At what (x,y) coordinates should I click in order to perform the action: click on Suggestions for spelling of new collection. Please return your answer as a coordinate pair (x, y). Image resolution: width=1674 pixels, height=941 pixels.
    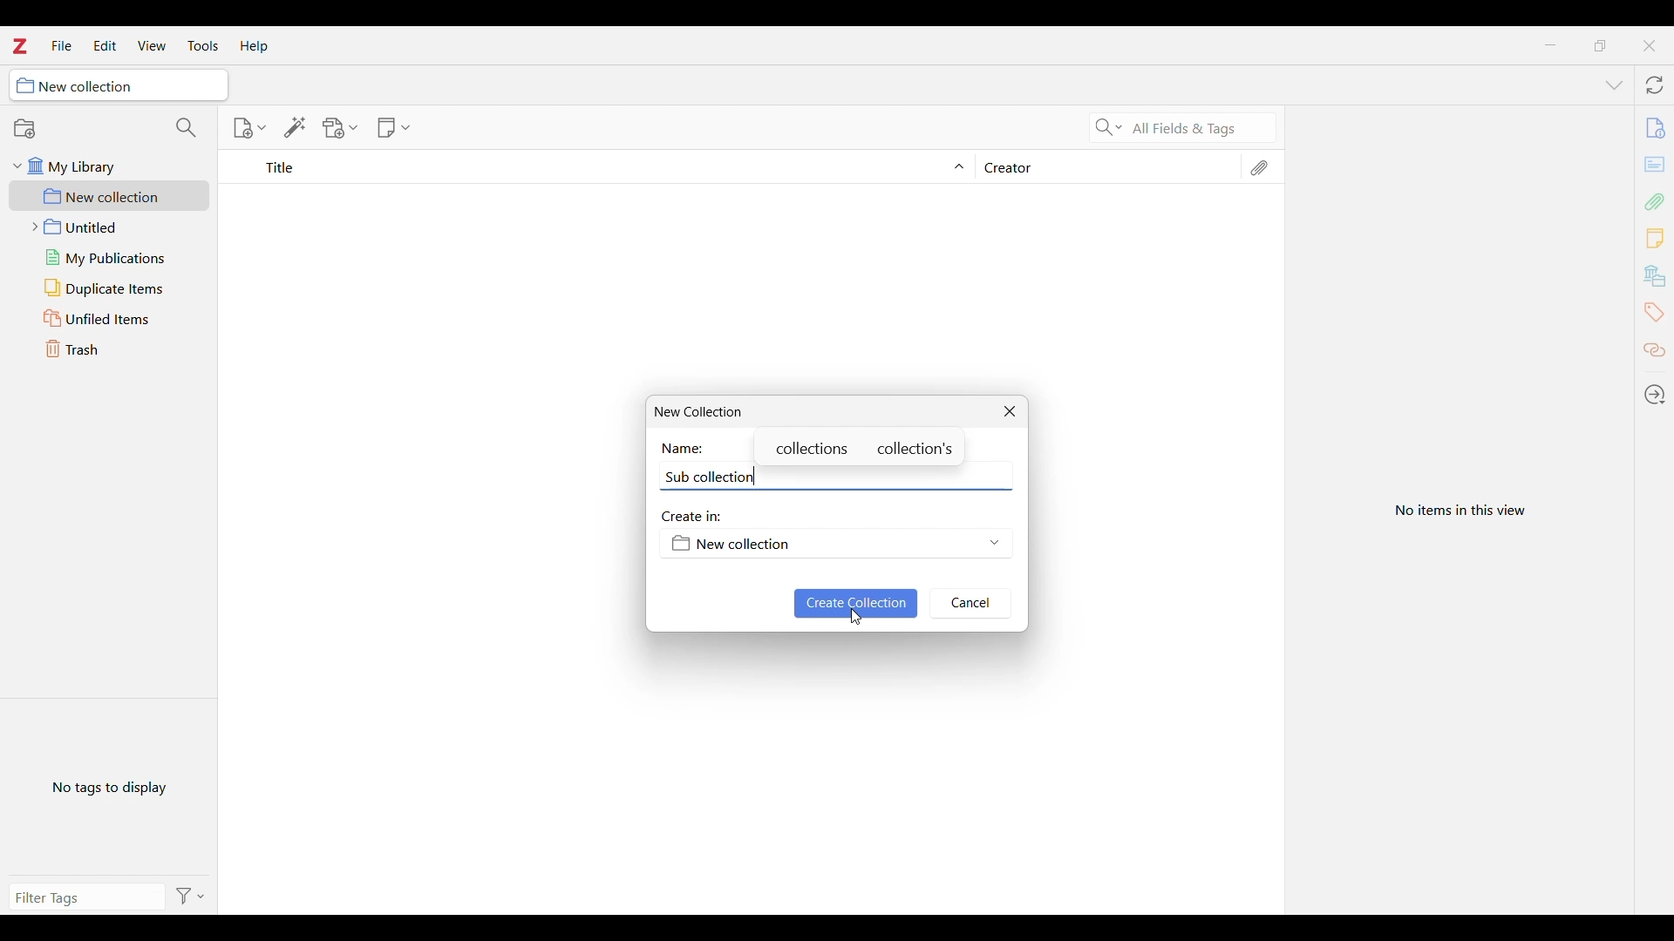
    Looking at the image, I should click on (863, 444).